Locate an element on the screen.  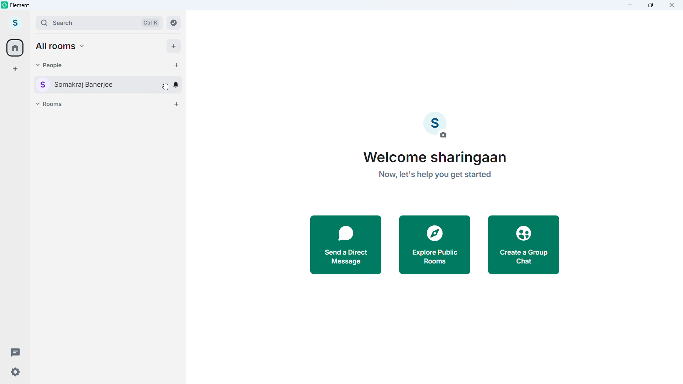
Home  is located at coordinates (15, 48).